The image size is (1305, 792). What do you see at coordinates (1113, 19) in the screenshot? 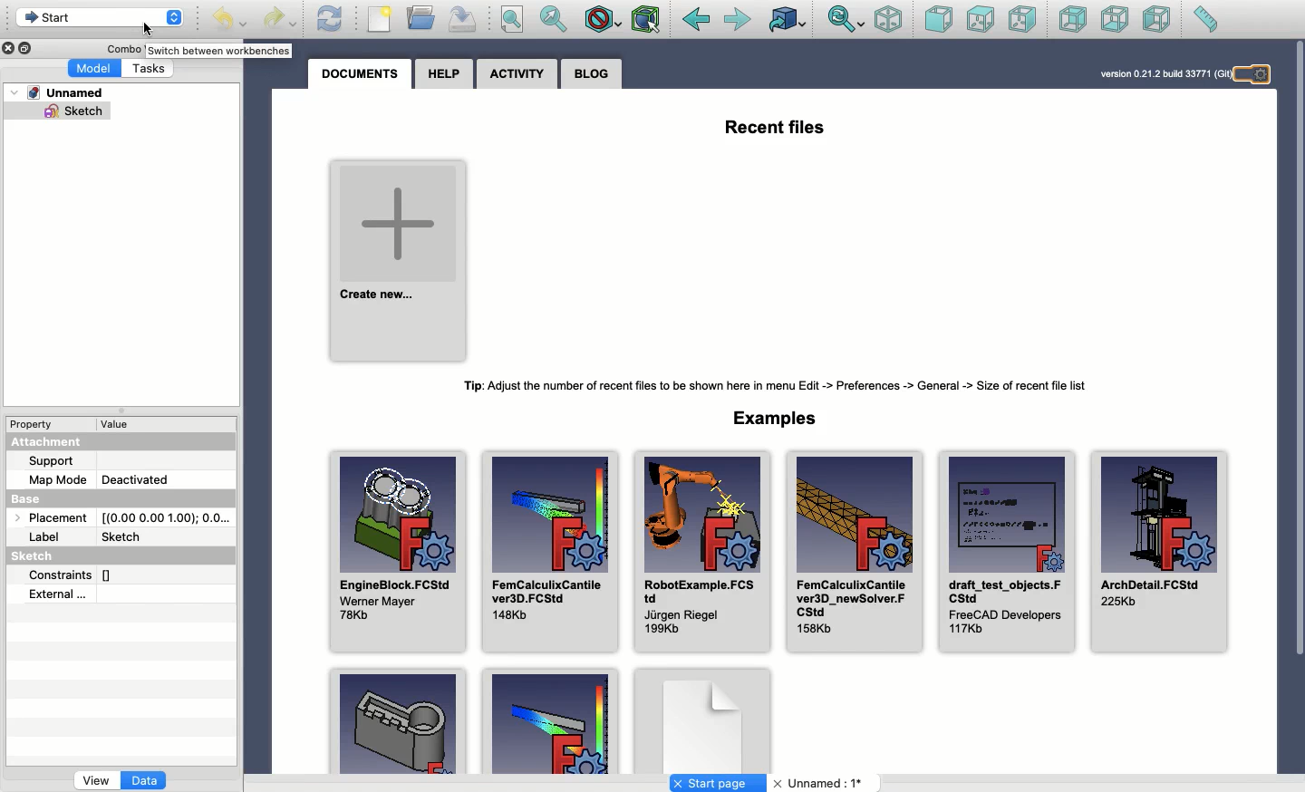
I see `Bottom` at bounding box center [1113, 19].